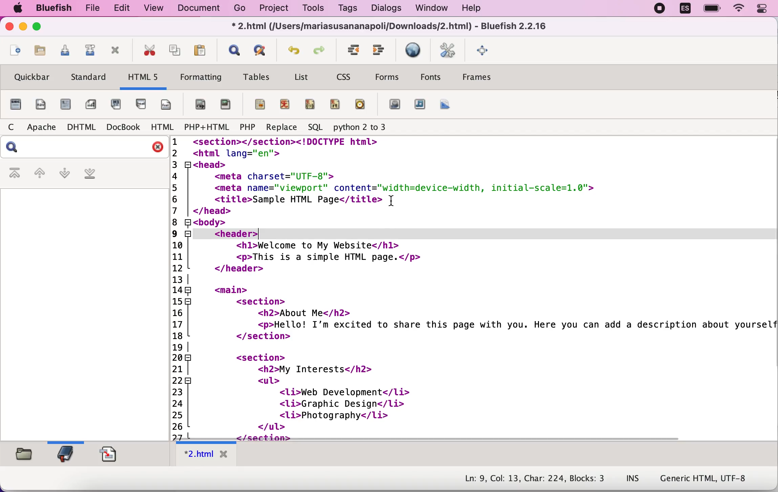  What do you see at coordinates (247, 127) in the screenshot?
I see `php` at bounding box center [247, 127].